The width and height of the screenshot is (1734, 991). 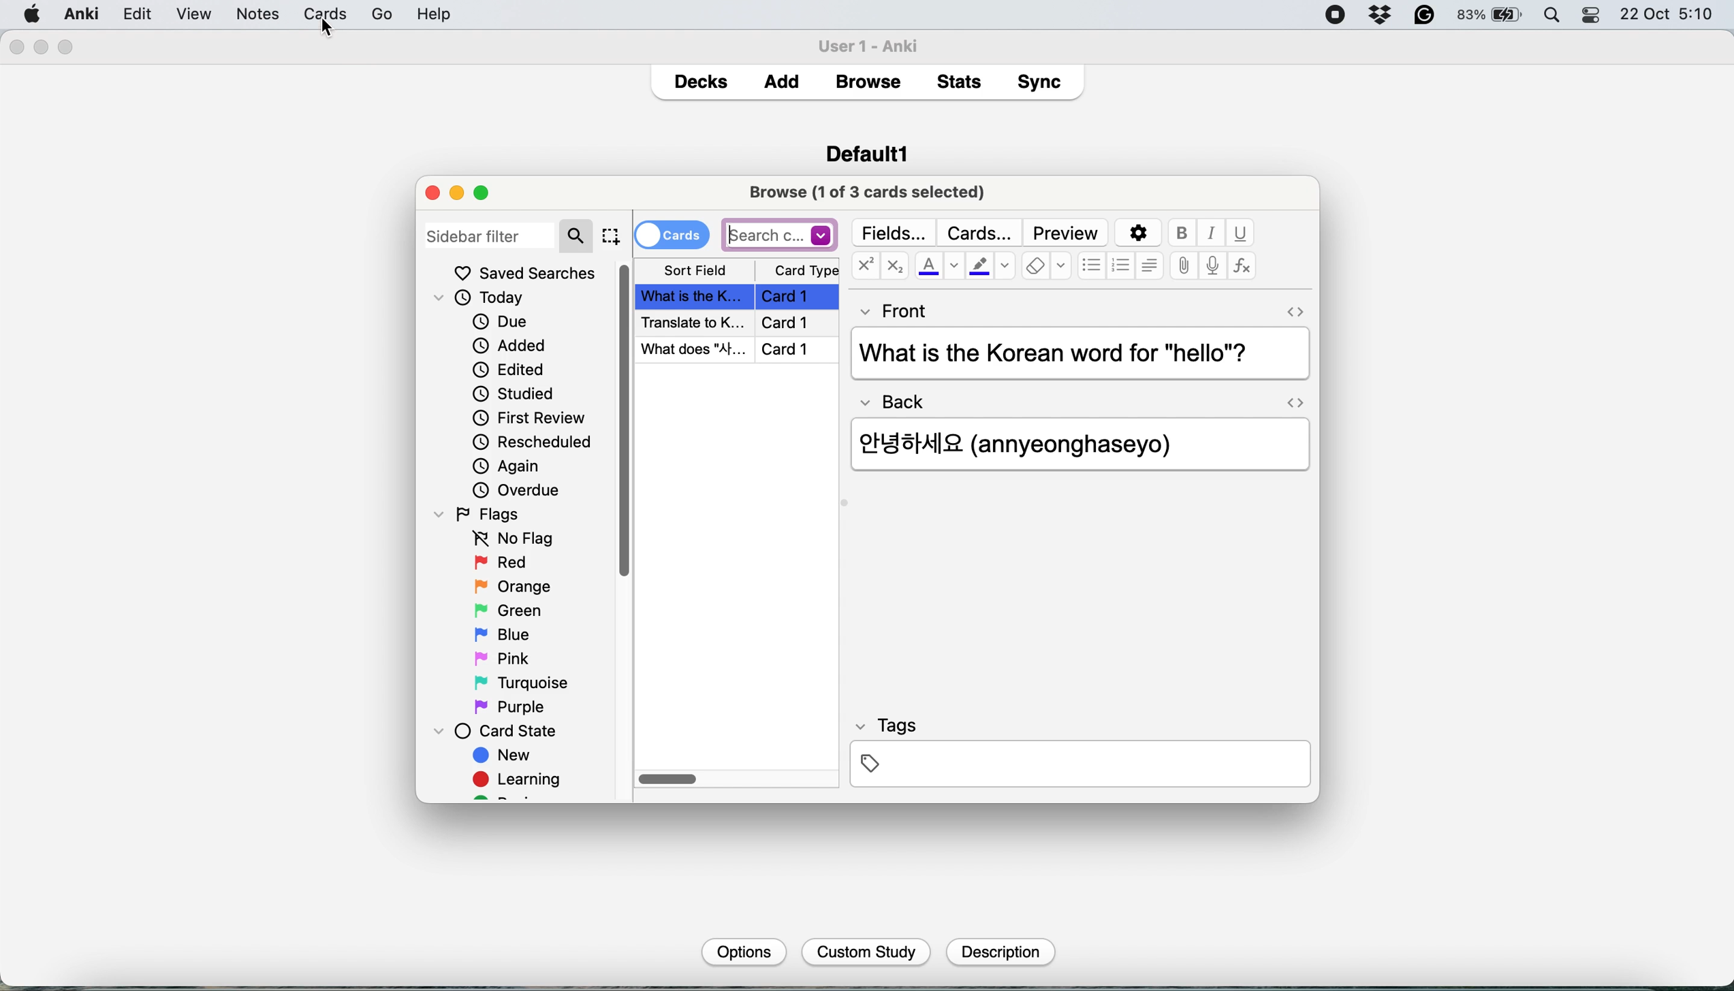 What do you see at coordinates (672, 233) in the screenshot?
I see `cards` at bounding box center [672, 233].